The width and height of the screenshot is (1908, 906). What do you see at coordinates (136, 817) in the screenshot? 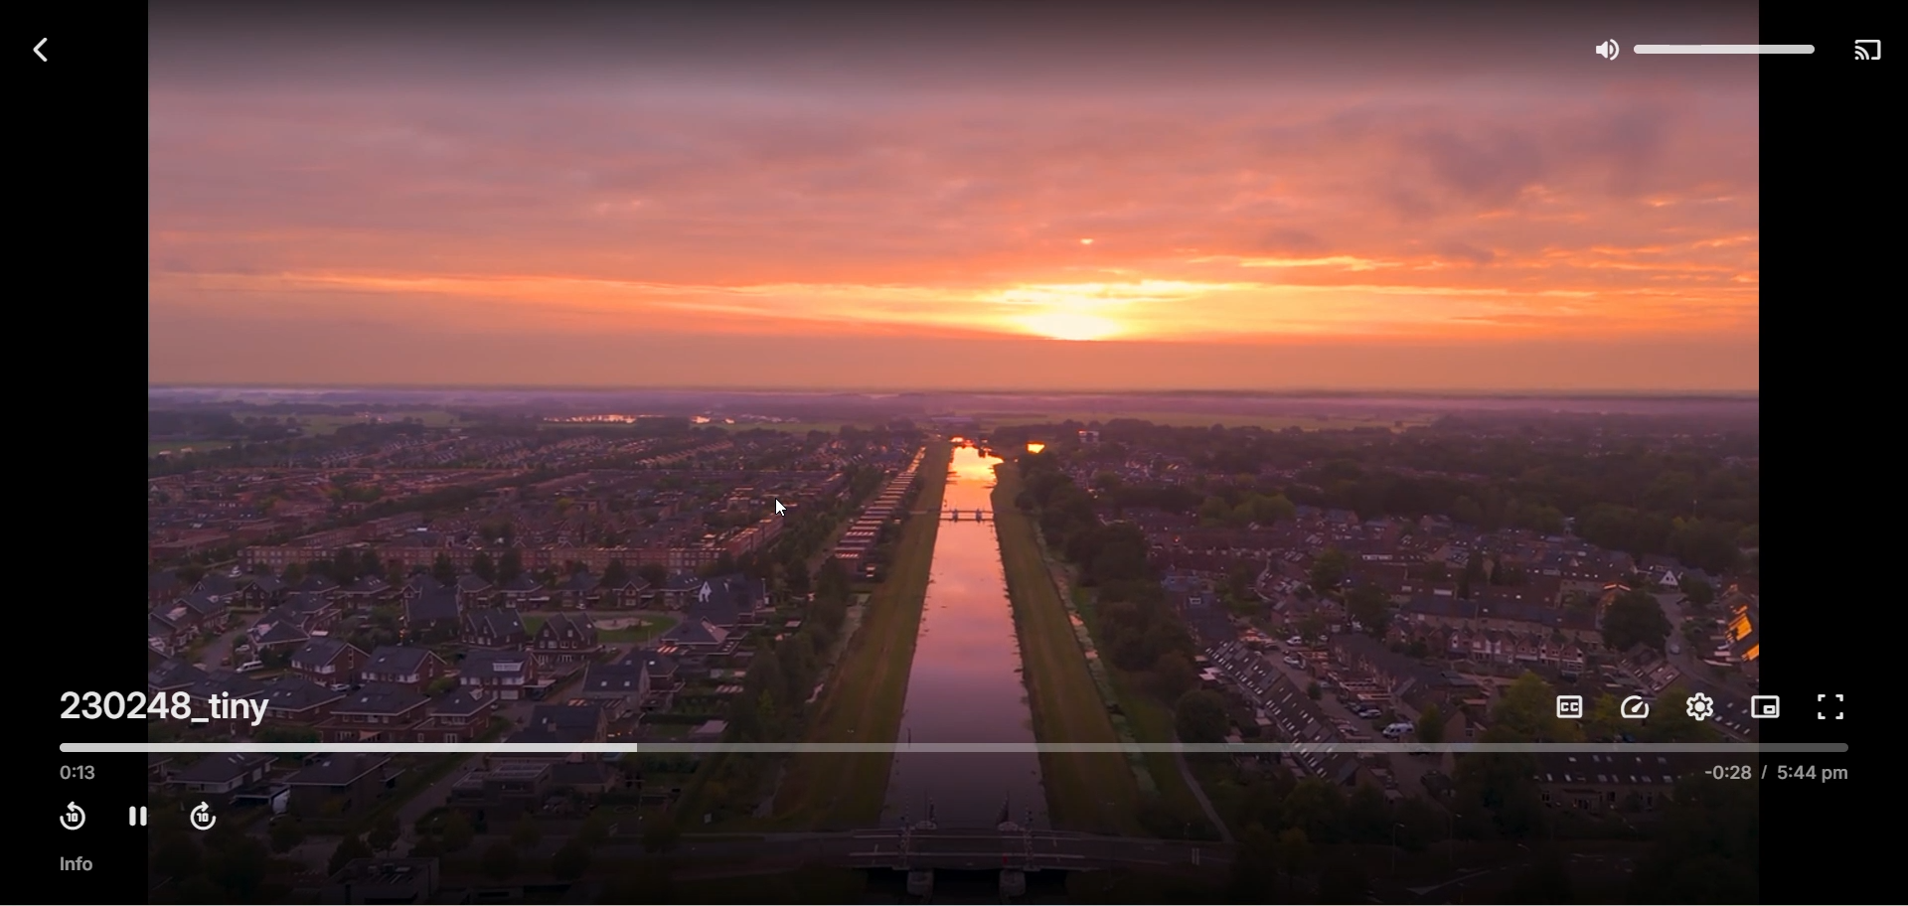
I see `resume` at bounding box center [136, 817].